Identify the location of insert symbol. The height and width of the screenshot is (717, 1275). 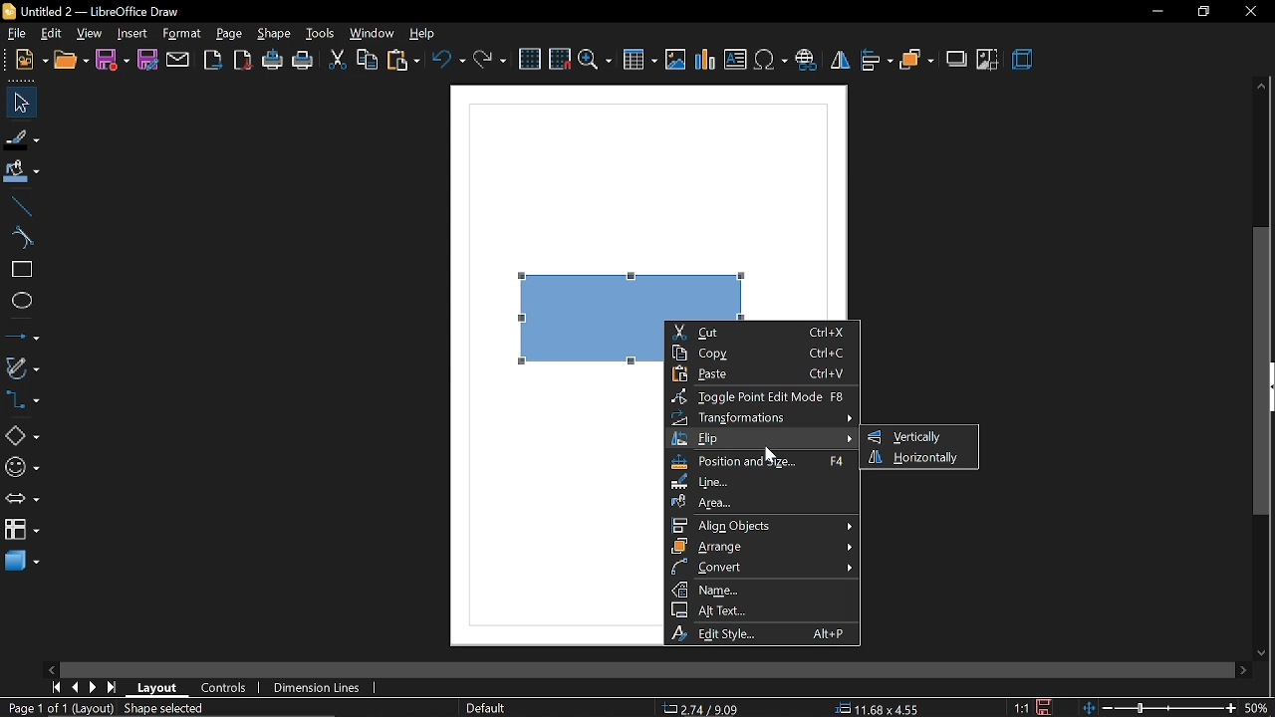
(770, 61).